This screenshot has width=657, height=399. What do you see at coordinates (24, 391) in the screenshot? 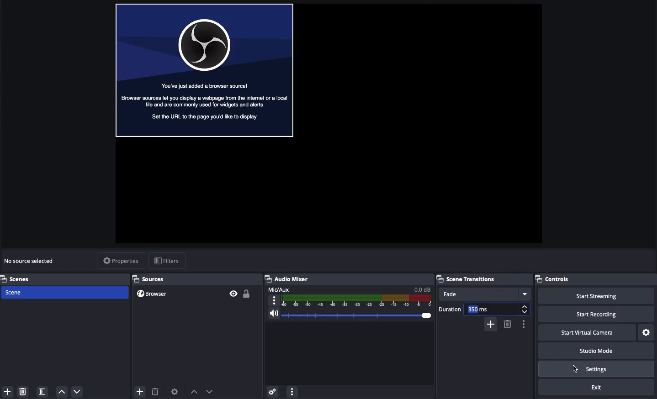
I see `Delete` at bounding box center [24, 391].